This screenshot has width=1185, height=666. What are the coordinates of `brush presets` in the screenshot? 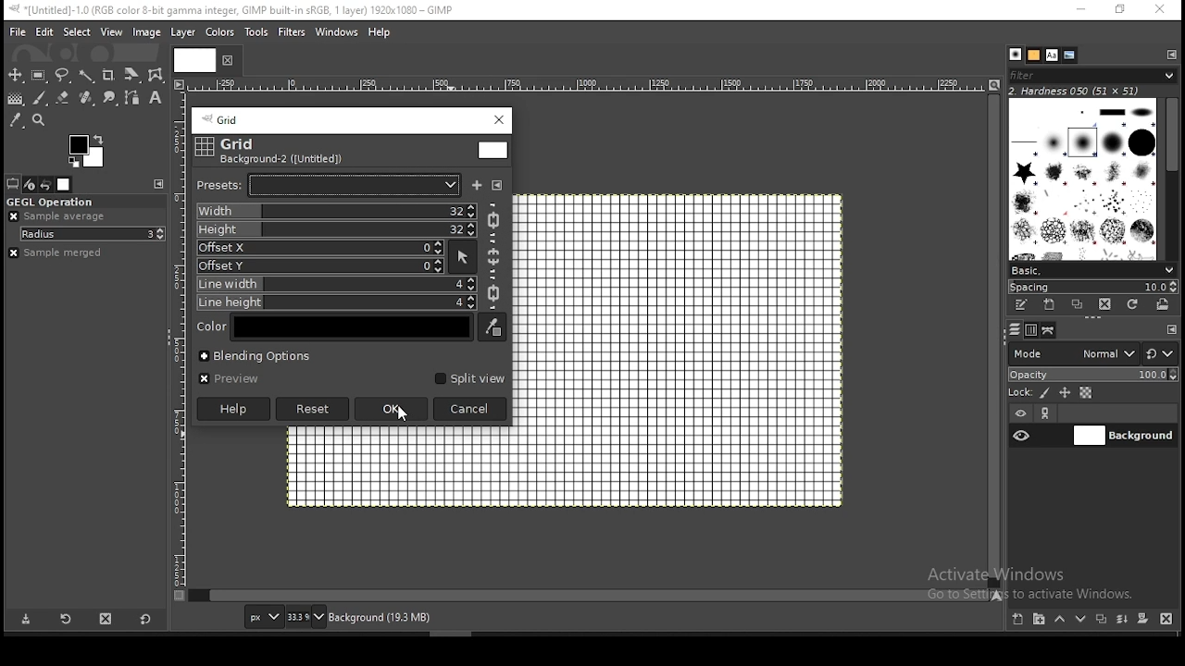 It's located at (1092, 271).